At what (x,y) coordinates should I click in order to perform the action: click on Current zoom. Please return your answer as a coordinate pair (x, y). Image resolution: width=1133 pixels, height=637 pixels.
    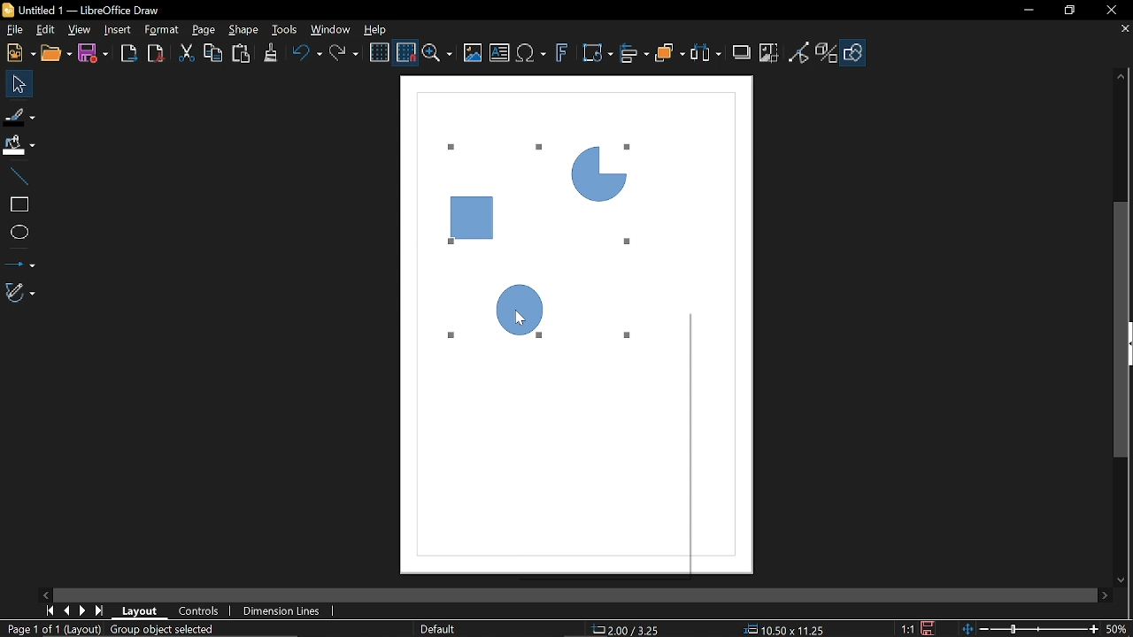
    Looking at the image, I should click on (51, 610).